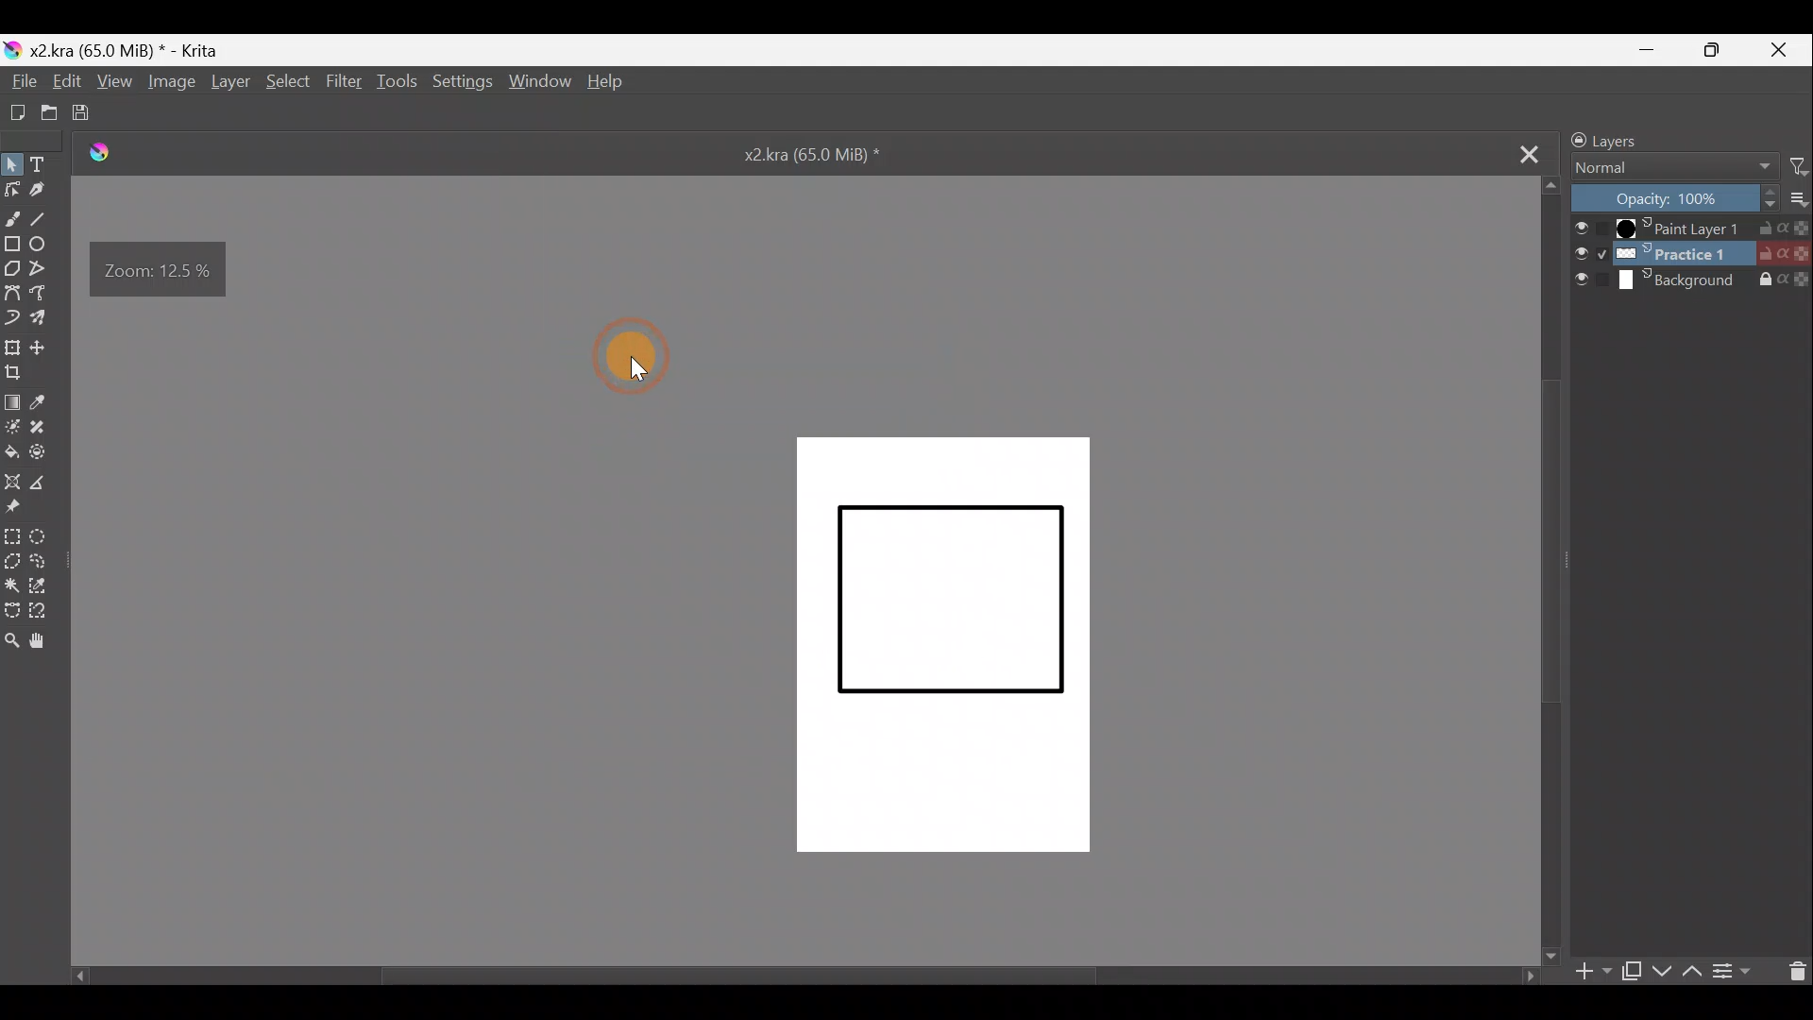 The width and height of the screenshot is (1813, 1020). What do you see at coordinates (12, 242) in the screenshot?
I see `Rectangle tool` at bounding box center [12, 242].